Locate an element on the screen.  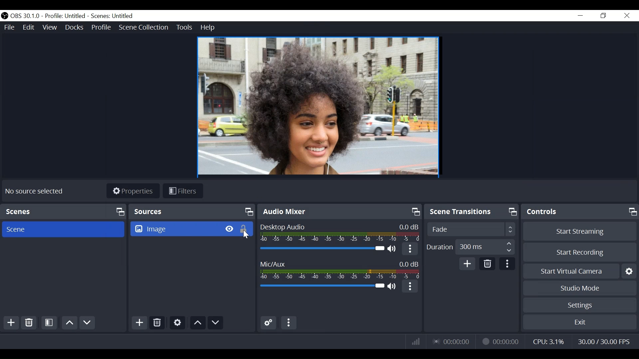
Fade is located at coordinates (471, 229).